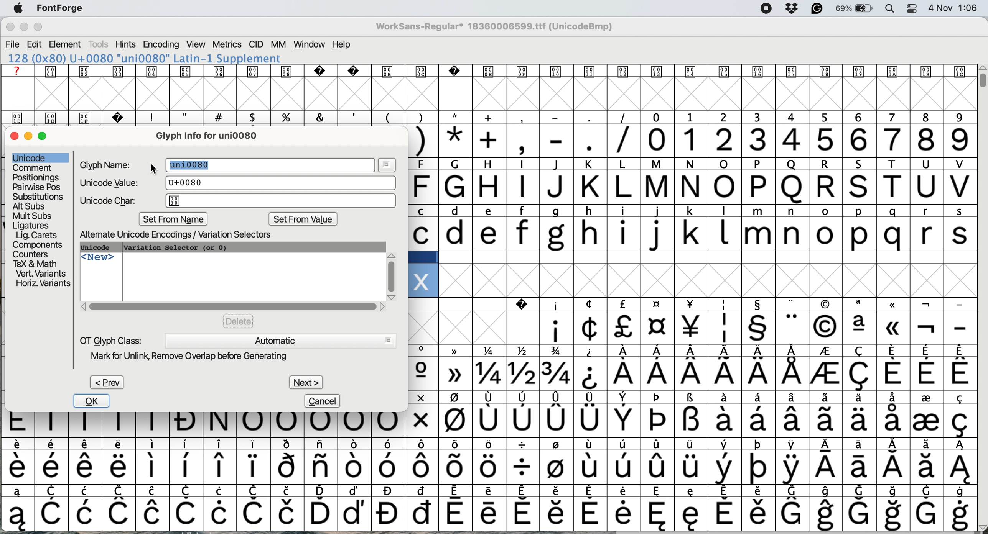 The height and width of the screenshot is (534, 988). I want to click on pairwise pose, so click(38, 187).